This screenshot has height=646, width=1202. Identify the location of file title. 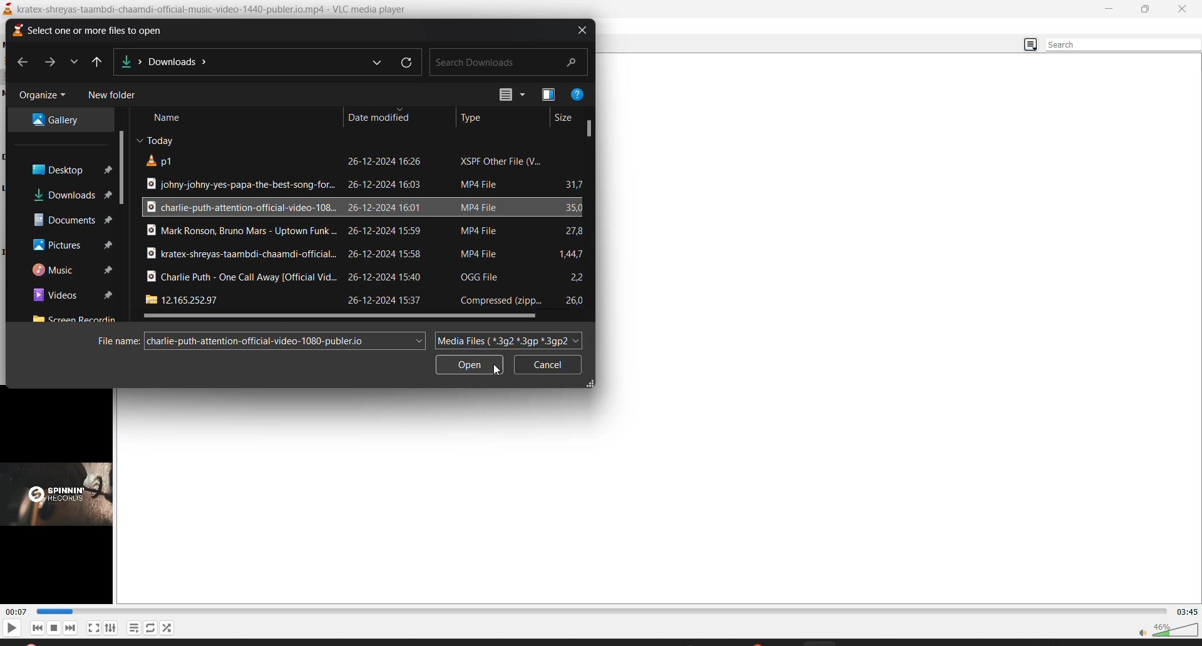
(243, 232).